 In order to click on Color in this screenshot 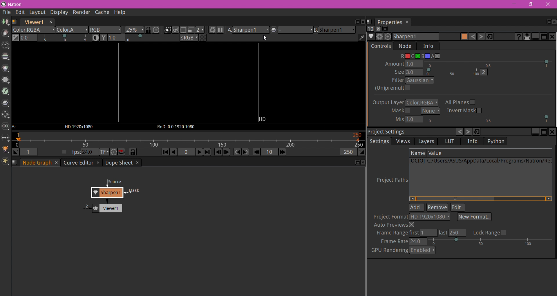, I will do `click(6, 68)`.